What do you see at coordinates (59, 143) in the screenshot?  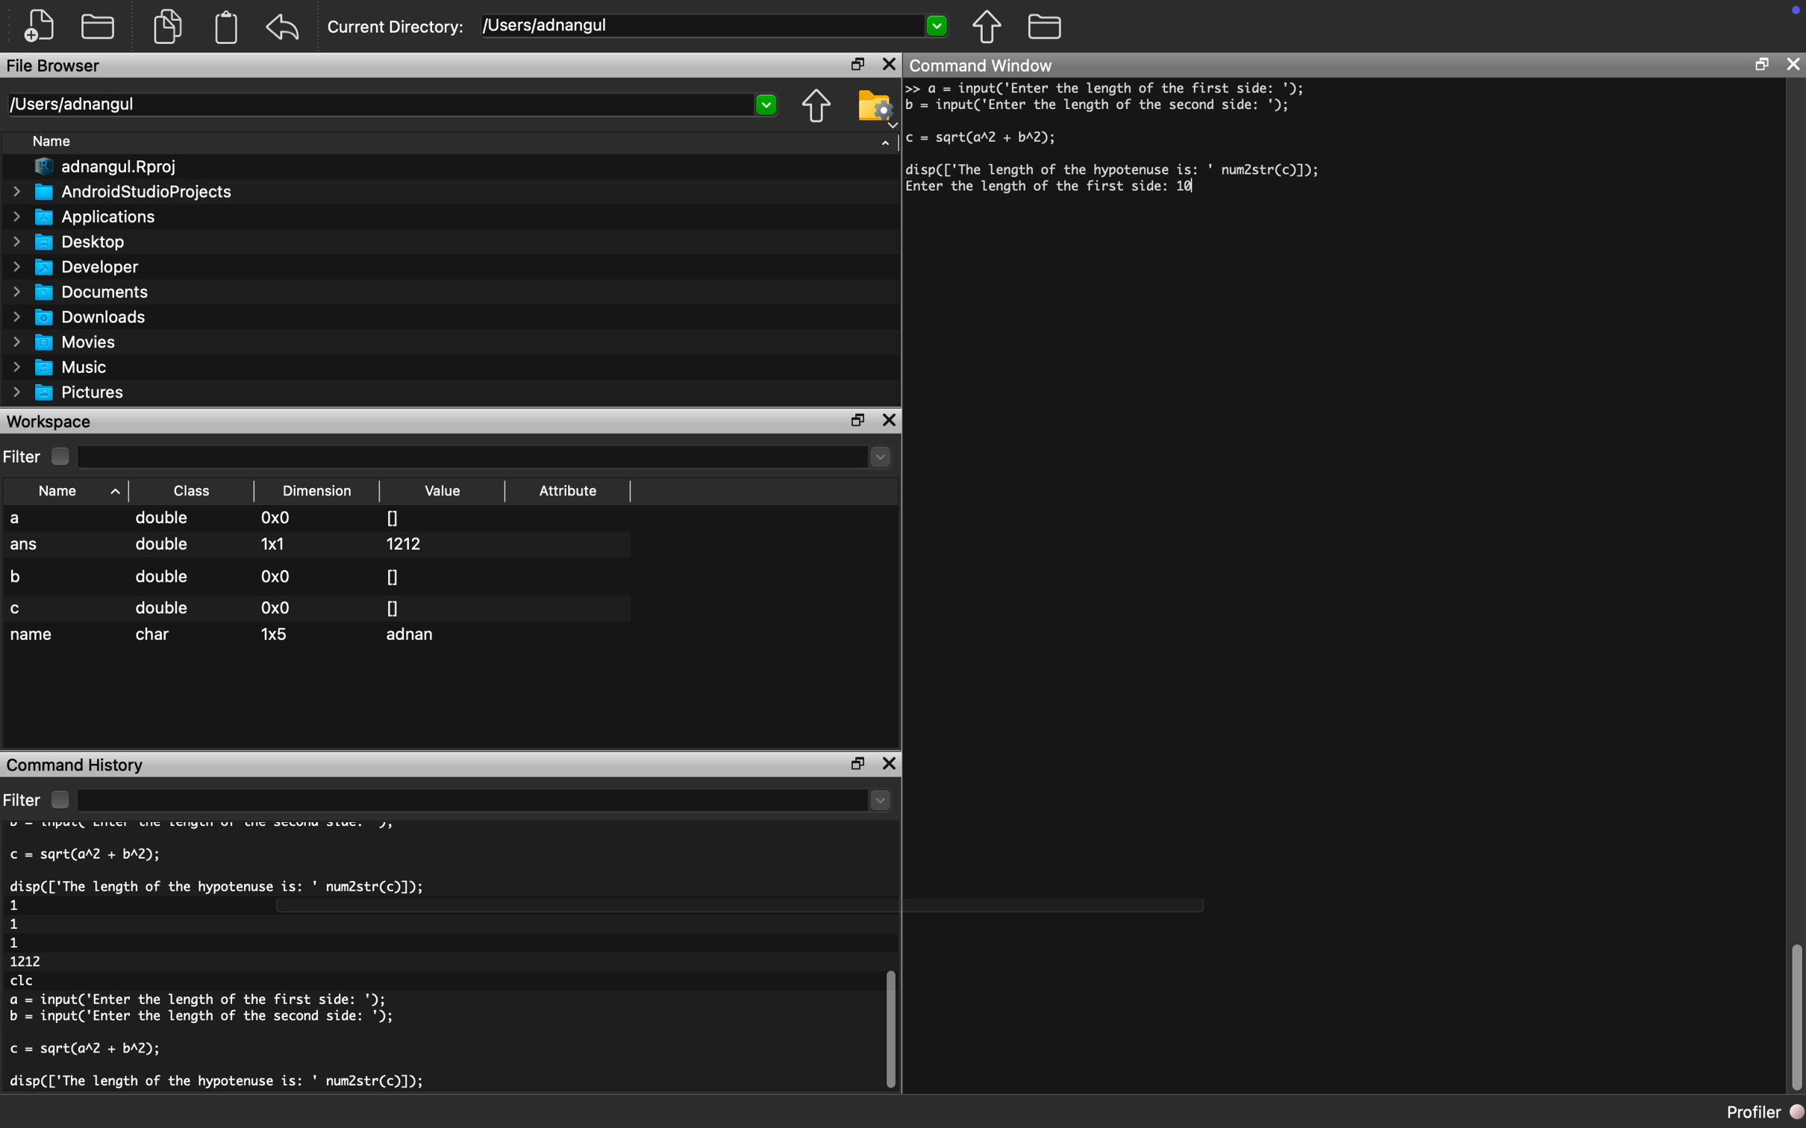 I see `Name` at bounding box center [59, 143].